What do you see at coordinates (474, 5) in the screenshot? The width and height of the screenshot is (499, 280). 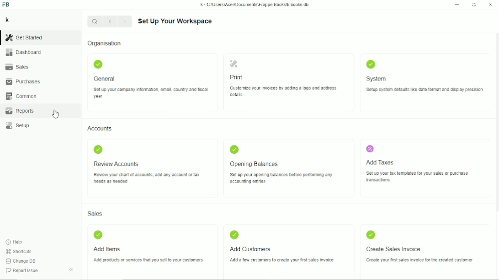 I see `Toggle between form and full width` at bounding box center [474, 5].